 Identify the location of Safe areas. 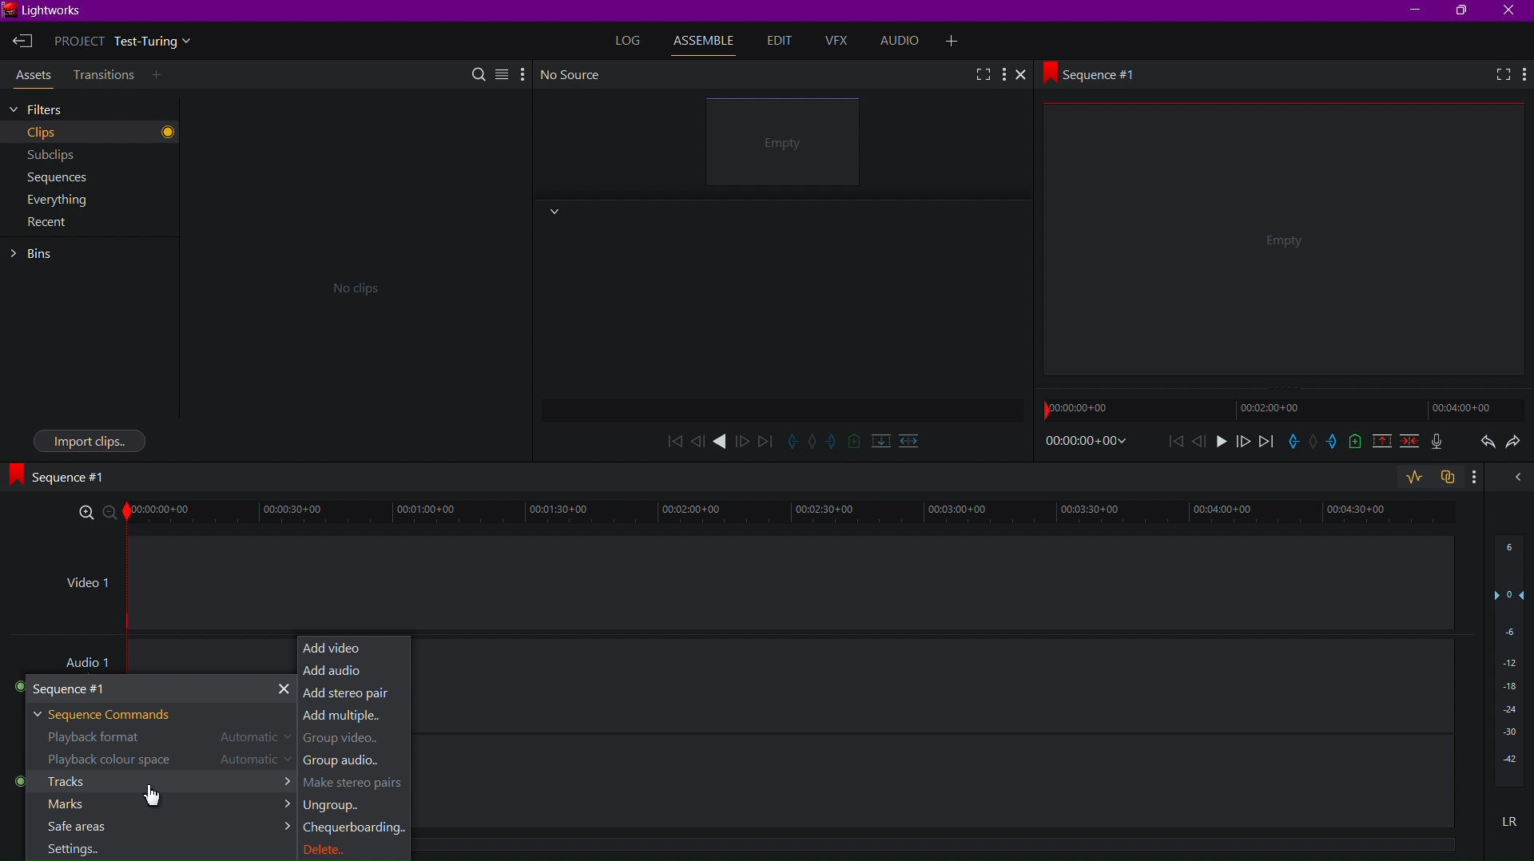
(154, 827).